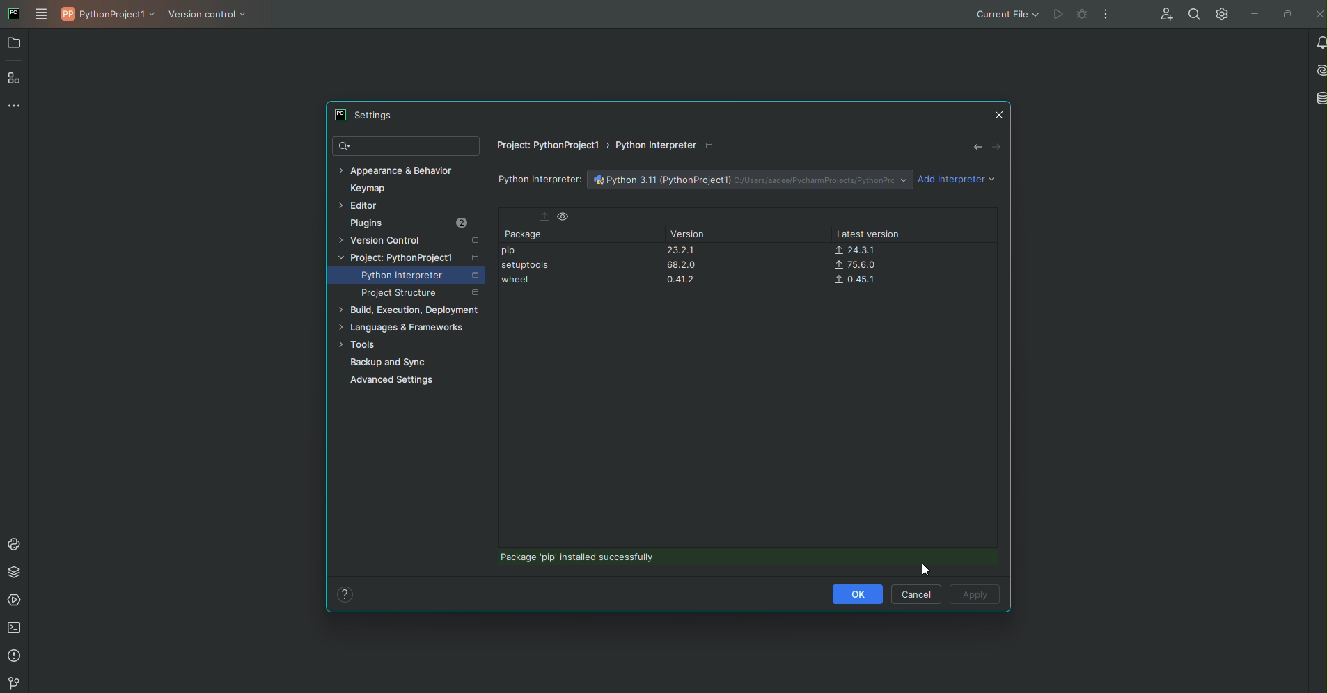  What do you see at coordinates (680, 280) in the screenshot?
I see `0.41.2` at bounding box center [680, 280].